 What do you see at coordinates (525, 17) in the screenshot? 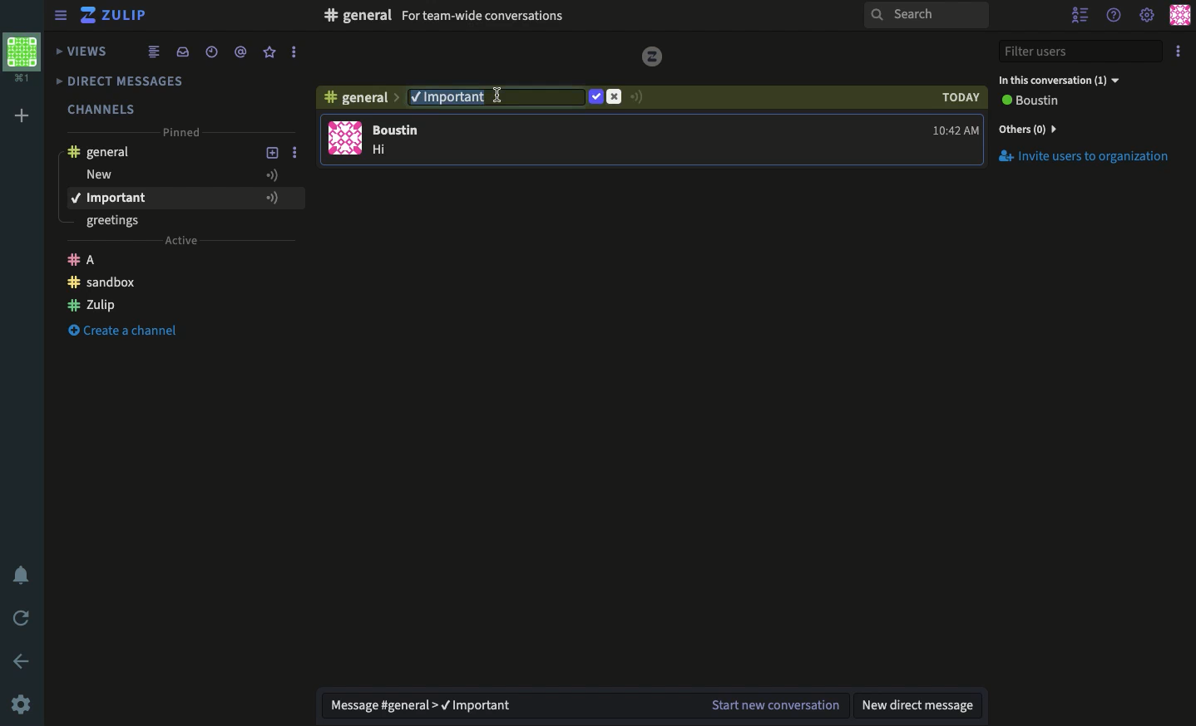
I see `Inbox` at bounding box center [525, 17].